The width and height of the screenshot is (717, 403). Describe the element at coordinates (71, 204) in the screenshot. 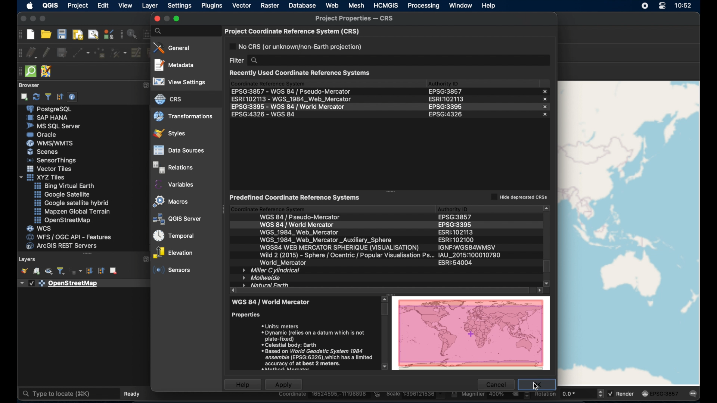

I see `google. satellite hybrid` at that location.